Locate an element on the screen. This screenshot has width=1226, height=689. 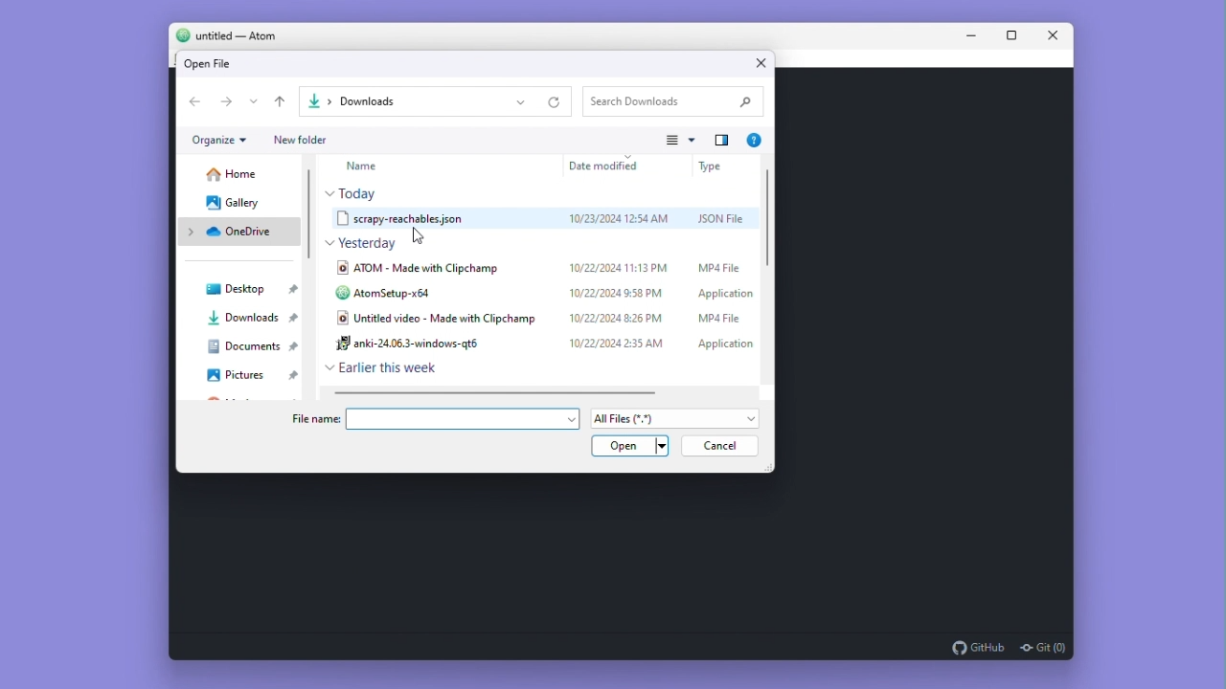
Name  is located at coordinates (361, 166).